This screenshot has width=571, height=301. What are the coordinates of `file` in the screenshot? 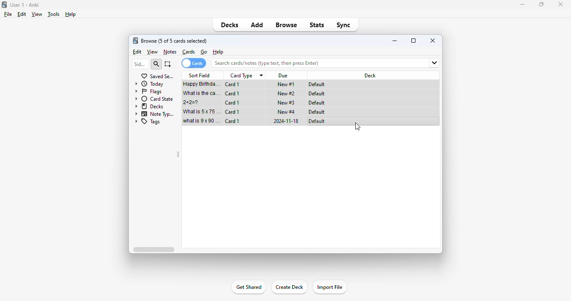 It's located at (8, 14).